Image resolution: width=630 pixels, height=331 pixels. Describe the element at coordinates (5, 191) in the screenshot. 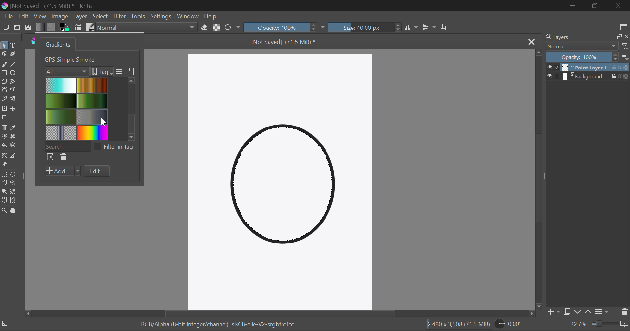

I see `Continuous Selection` at that location.